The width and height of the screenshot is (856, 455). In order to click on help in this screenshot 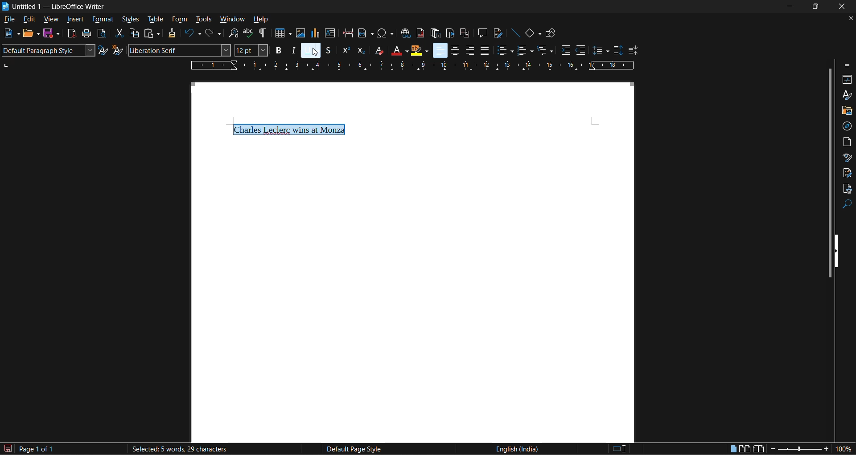, I will do `click(261, 19)`.